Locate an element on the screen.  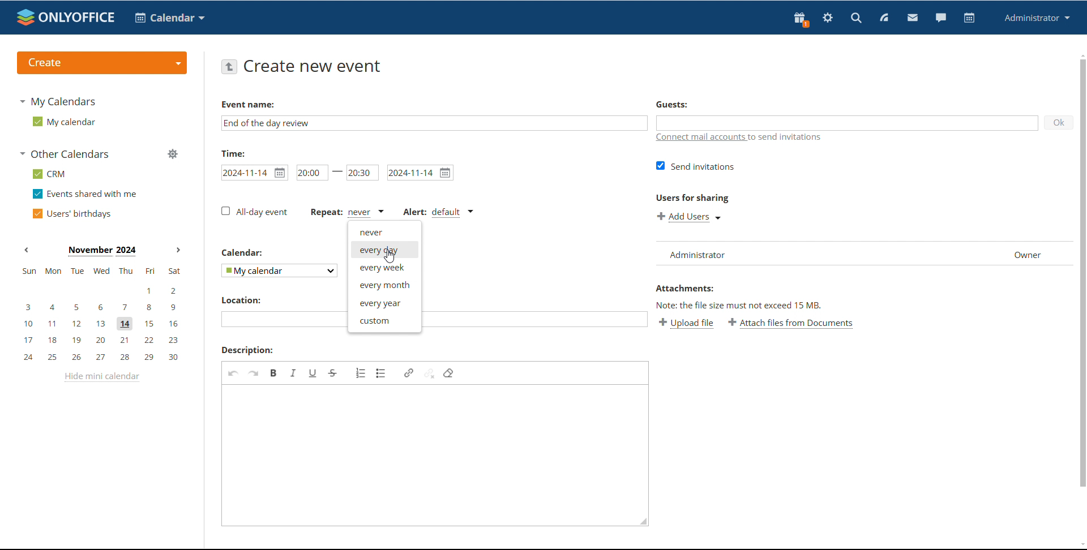
event repetition is located at coordinates (346, 212).